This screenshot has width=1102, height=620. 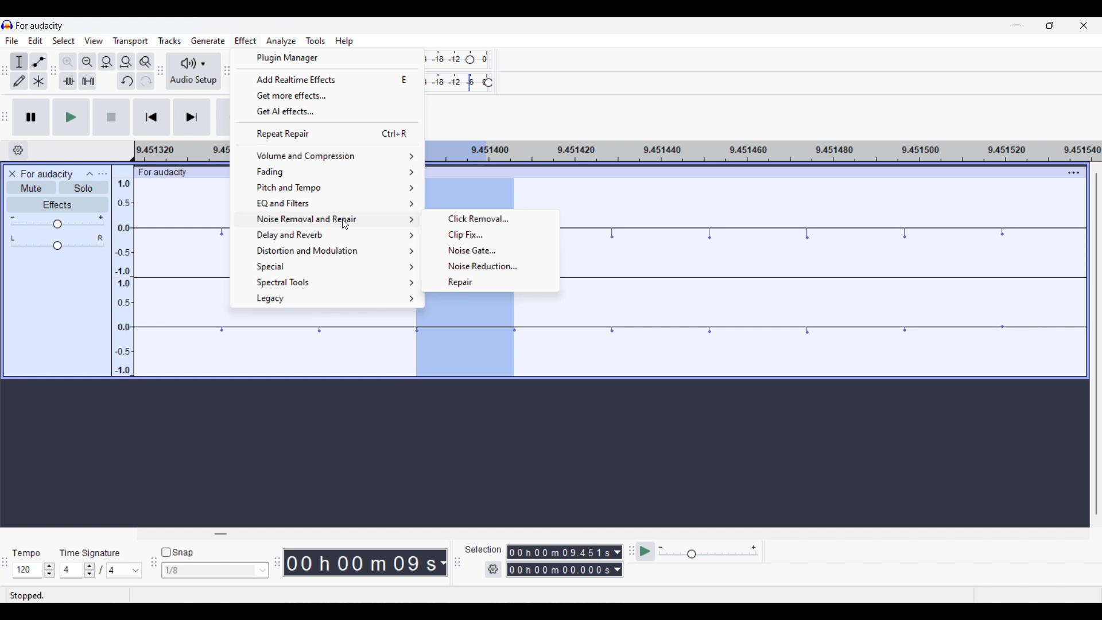 I want to click on Pan scale, so click(x=57, y=242).